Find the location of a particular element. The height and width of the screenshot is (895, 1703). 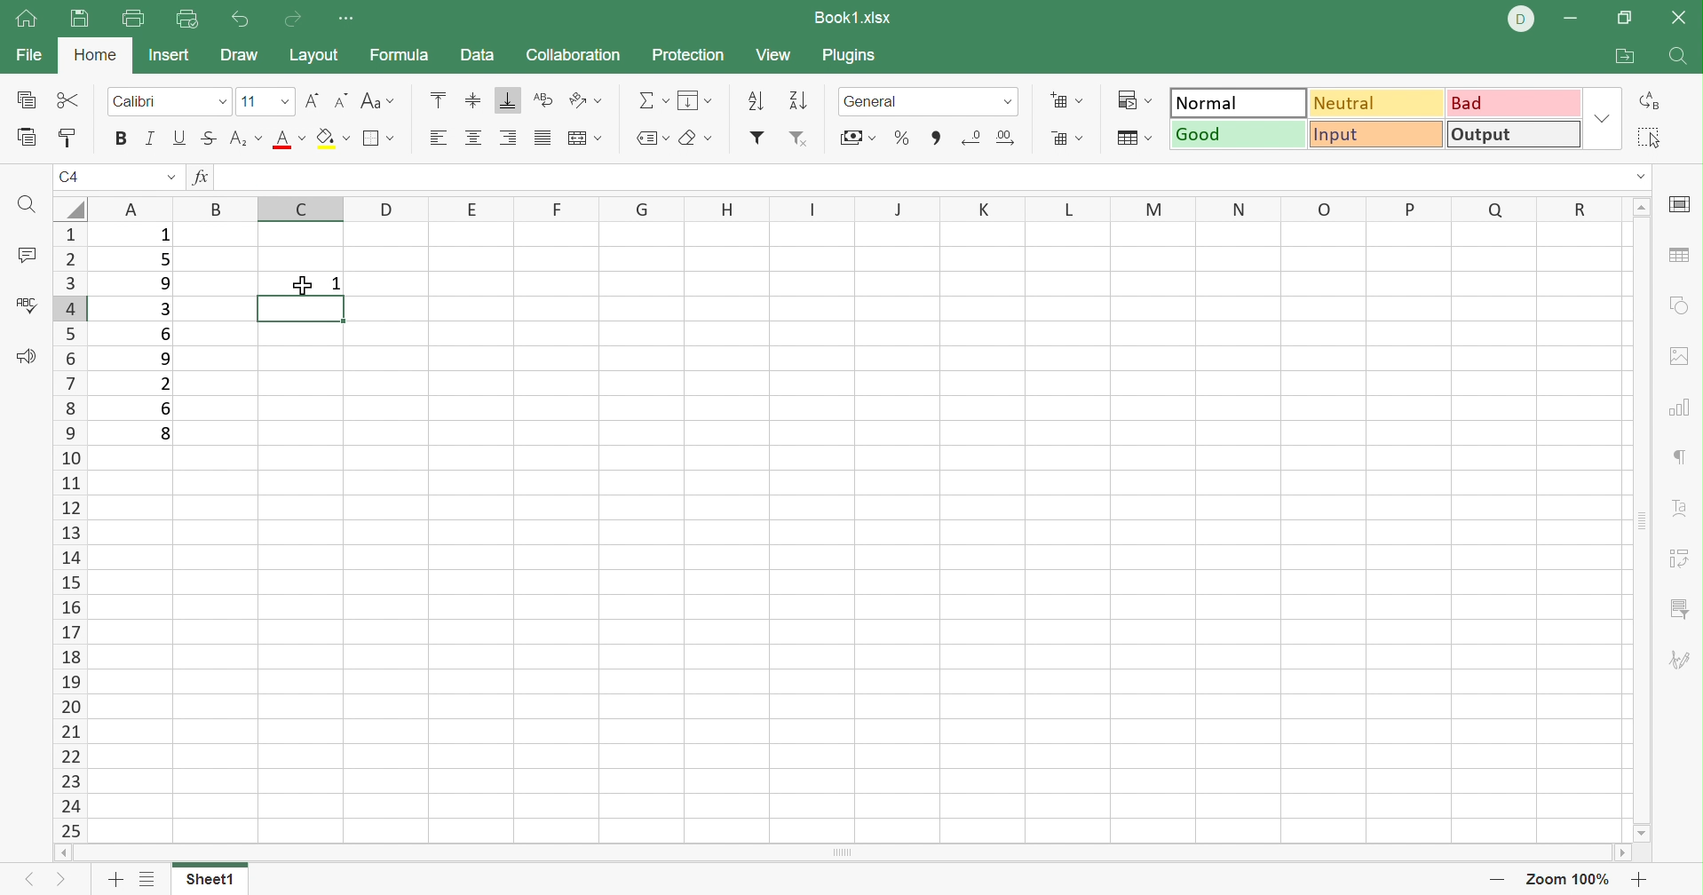

Neutral is located at coordinates (1375, 103).